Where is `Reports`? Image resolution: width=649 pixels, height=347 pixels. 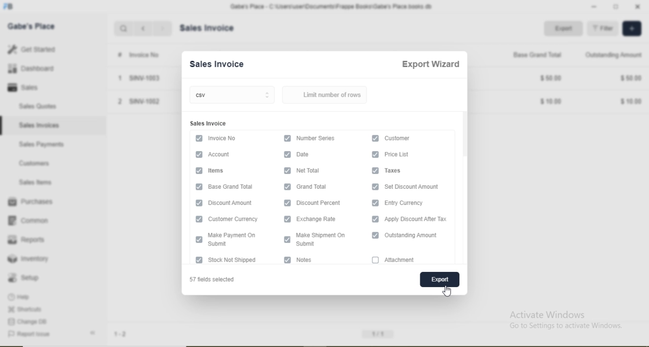
Reports is located at coordinates (26, 238).